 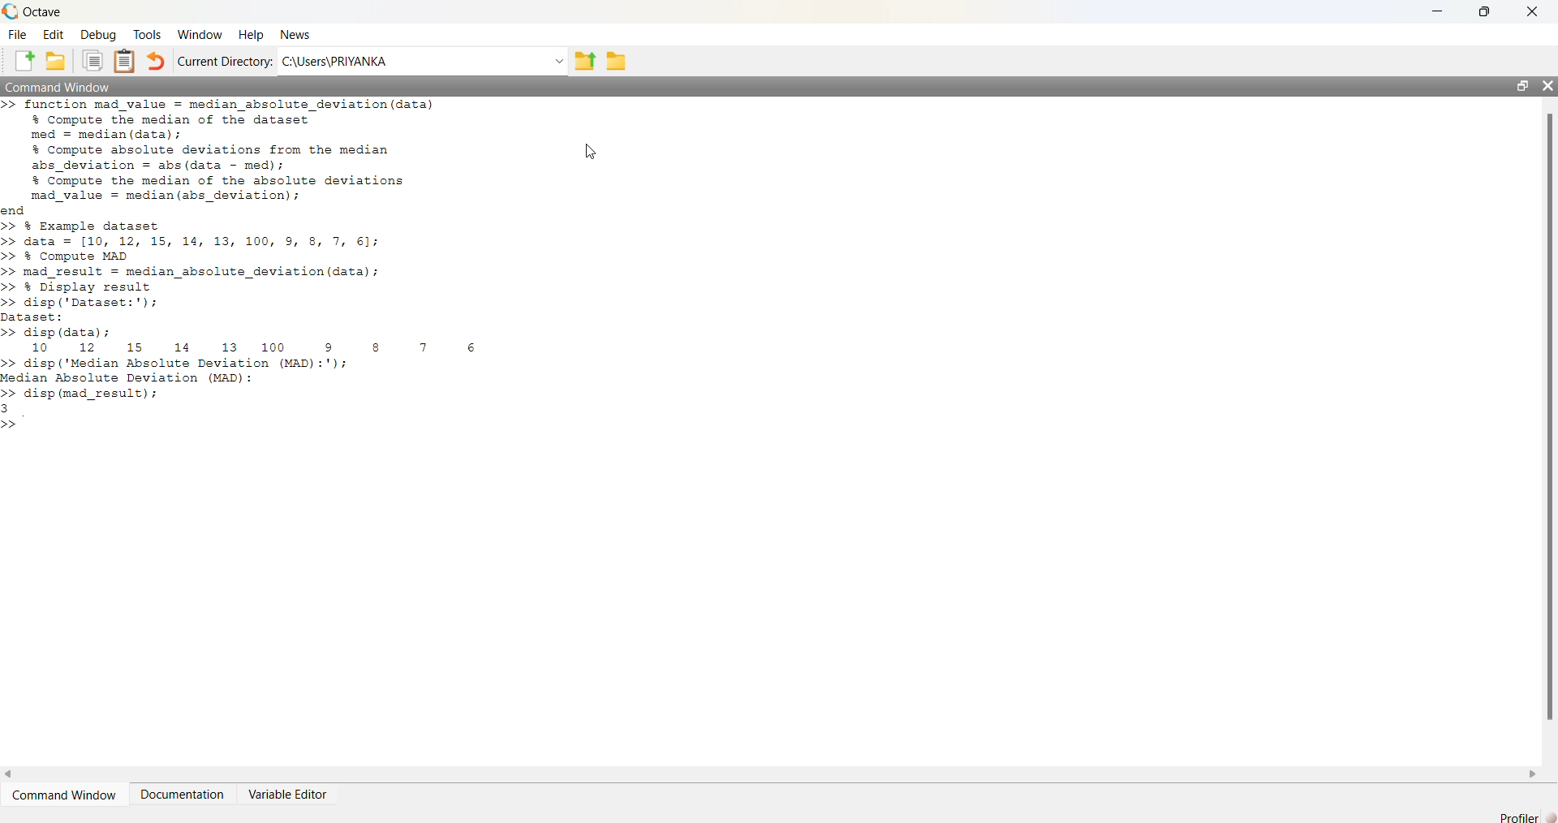 What do you see at coordinates (225, 62) in the screenshot?
I see `Current Directory:` at bounding box center [225, 62].